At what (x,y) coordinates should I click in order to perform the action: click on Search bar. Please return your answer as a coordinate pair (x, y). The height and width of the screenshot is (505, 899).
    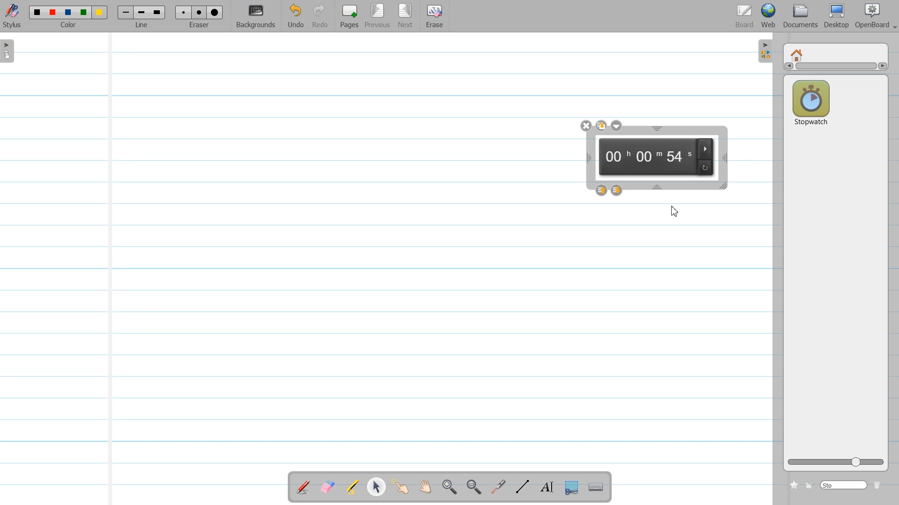
    Looking at the image, I should click on (845, 484).